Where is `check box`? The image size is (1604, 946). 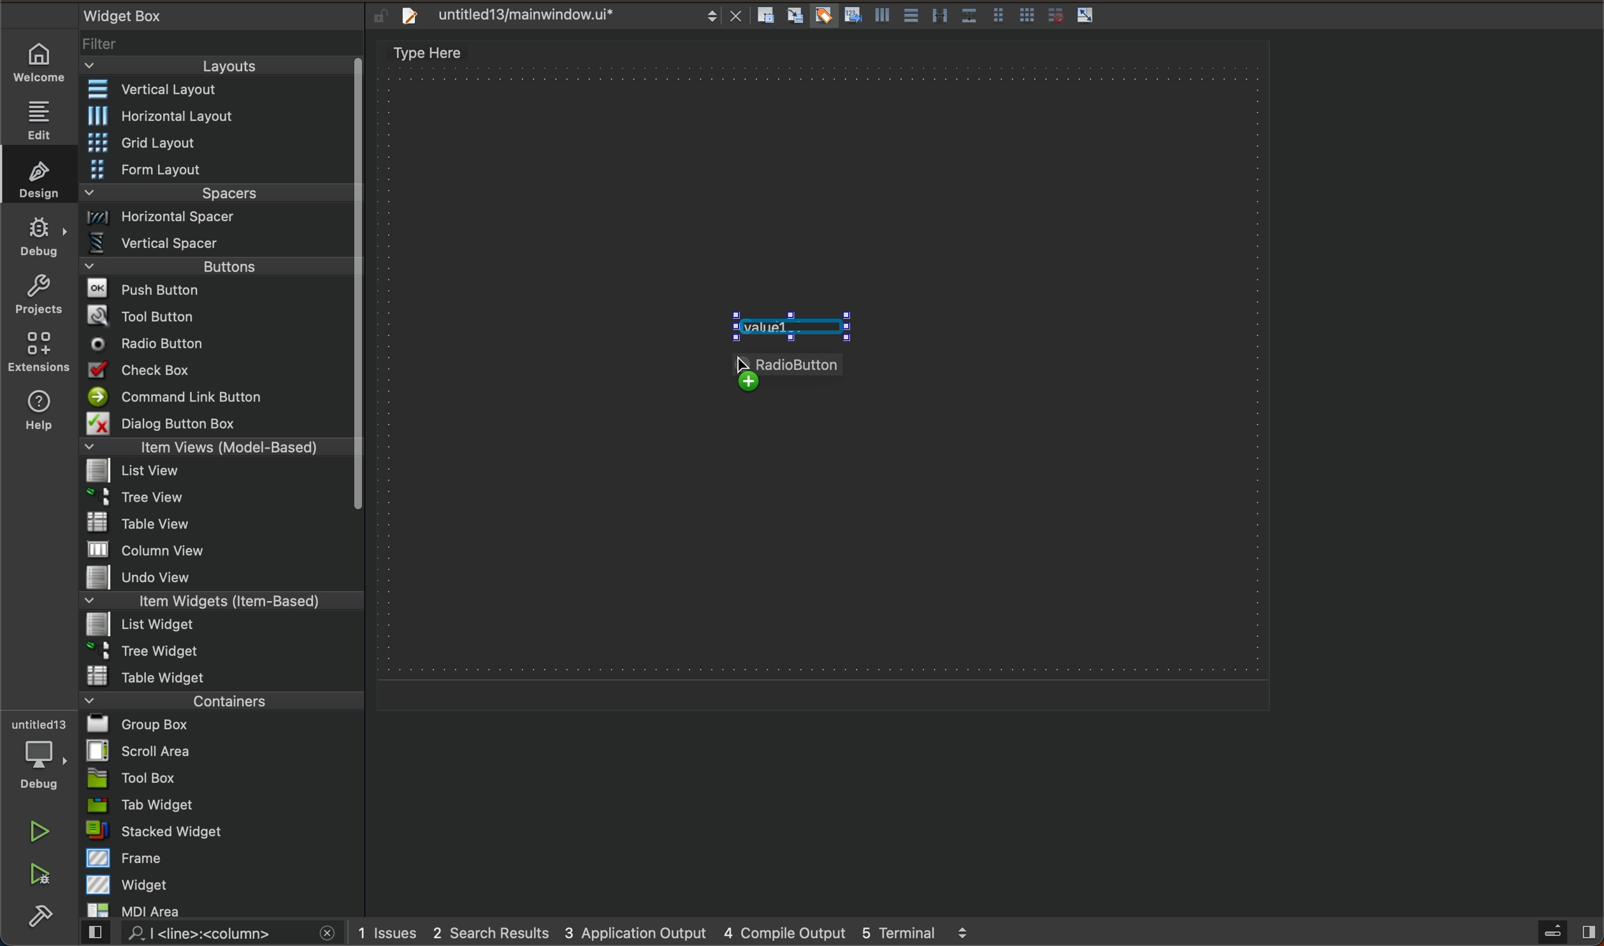 check box is located at coordinates (217, 372).